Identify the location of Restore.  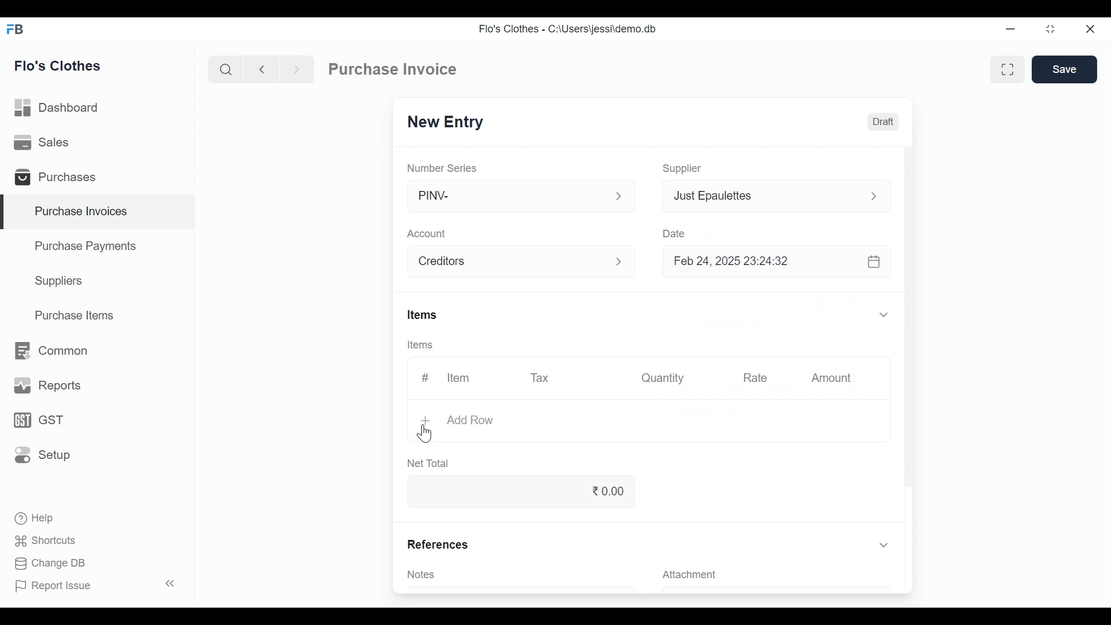
(1050, 30).